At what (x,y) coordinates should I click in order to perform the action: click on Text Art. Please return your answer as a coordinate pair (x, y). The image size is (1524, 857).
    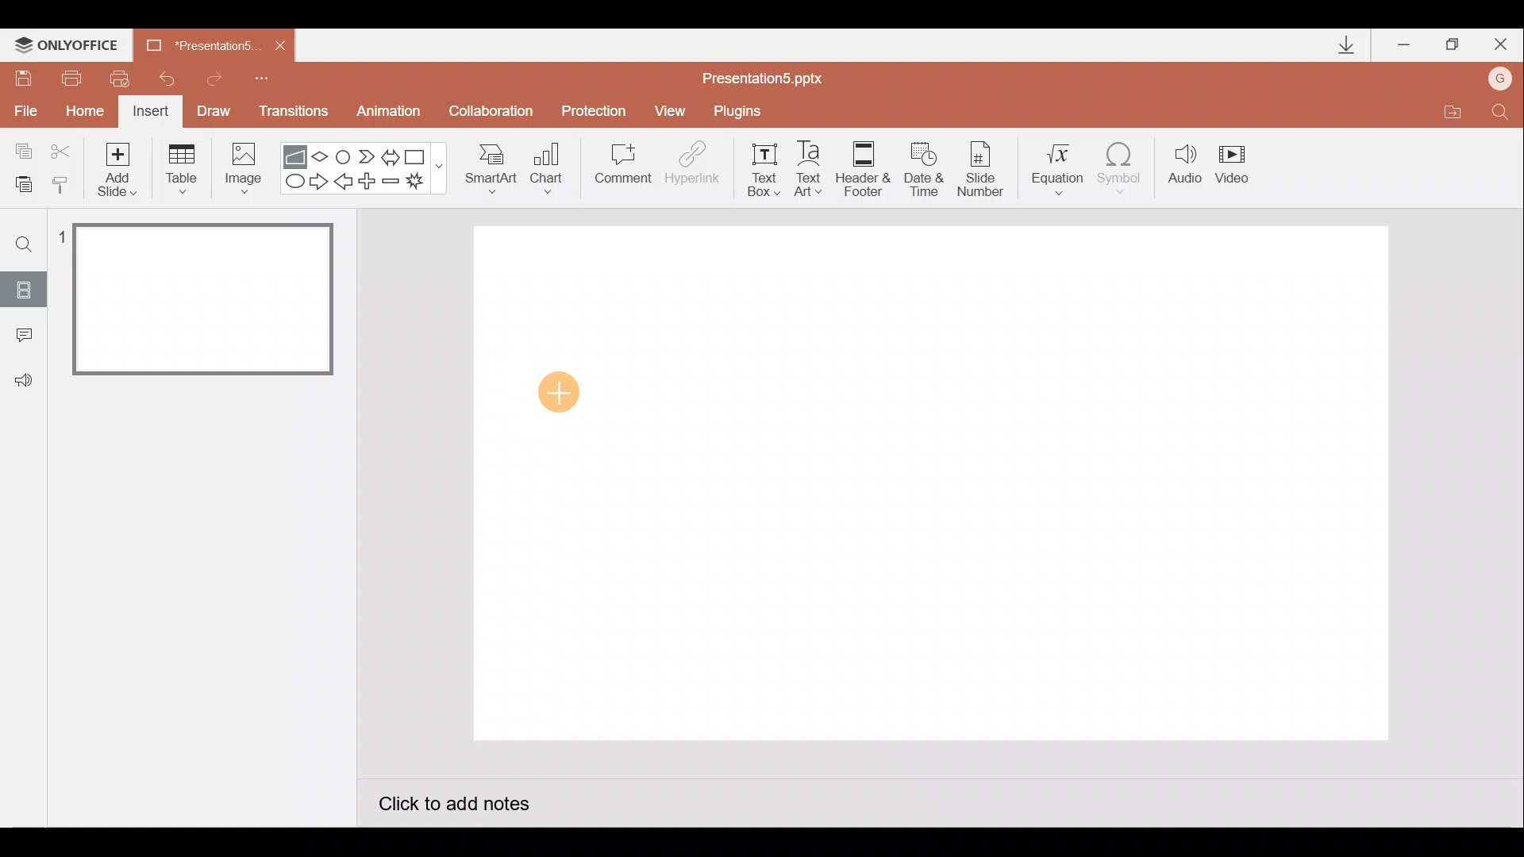
    Looking at the image, I should click on (813, 168).